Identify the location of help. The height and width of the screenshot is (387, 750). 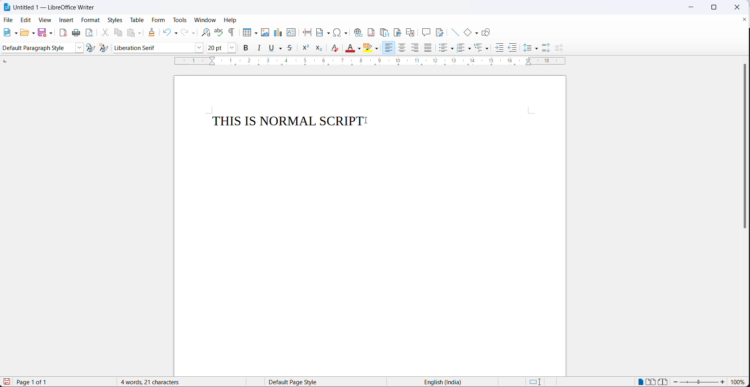
(230, 20).